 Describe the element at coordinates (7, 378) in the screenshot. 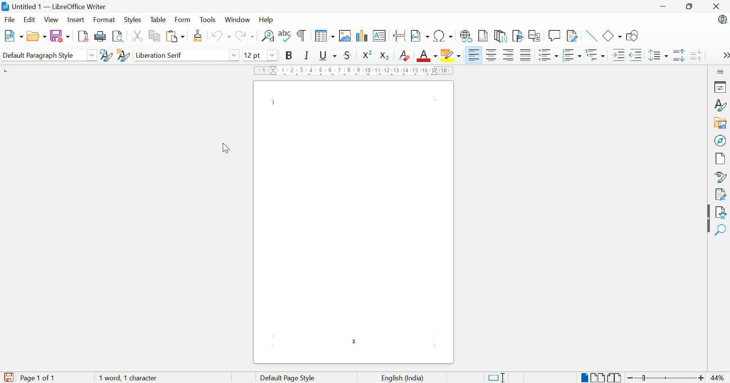

I see `The document has been modified. Click to save the document.` at that location.